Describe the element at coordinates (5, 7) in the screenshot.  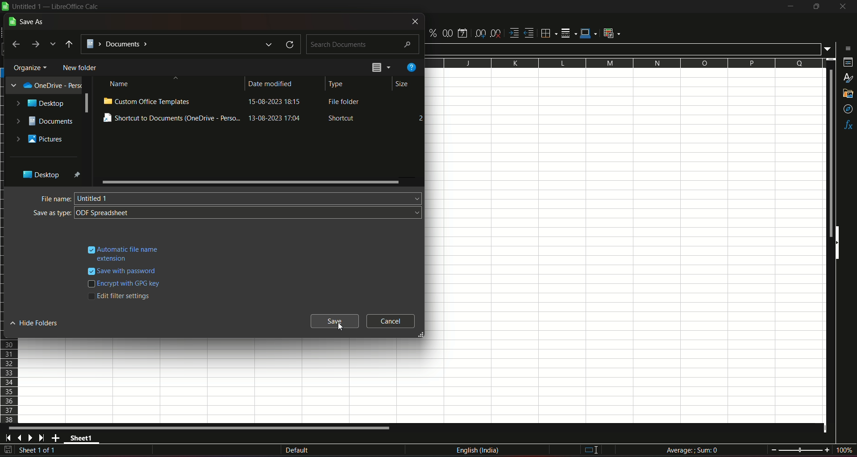
I see `libreoffice calc logo` at that location.